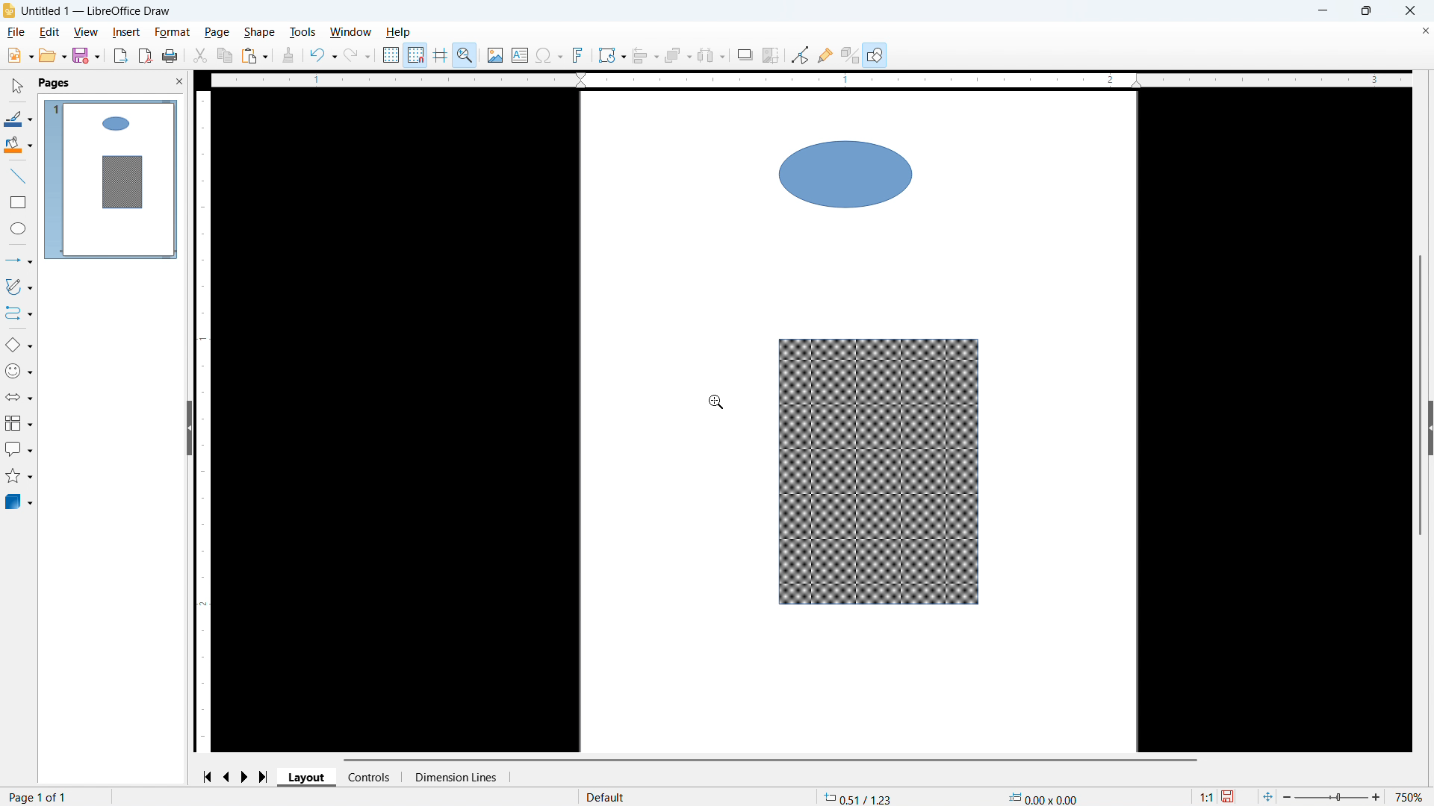 The image size is (1434, 806). What do you see at coordinates (19, 476) in the screenshot?
I see `Stars and banners ` at bounding box center [19, 476].